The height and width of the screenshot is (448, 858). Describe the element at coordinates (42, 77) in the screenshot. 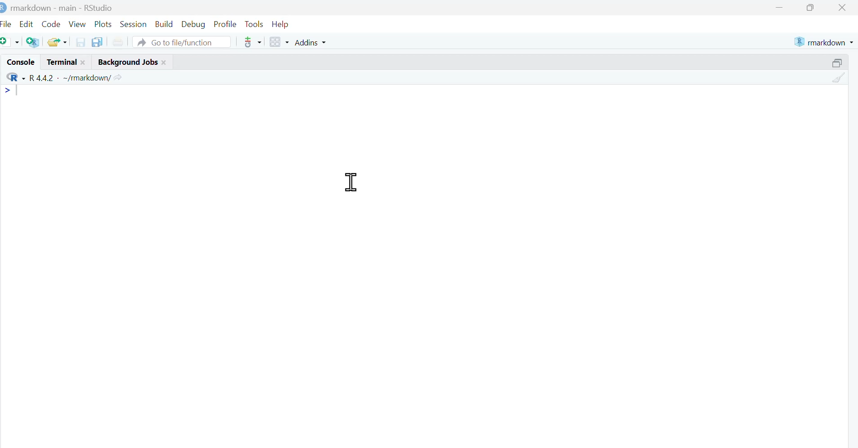

I see `R 4.4.2` at that location.